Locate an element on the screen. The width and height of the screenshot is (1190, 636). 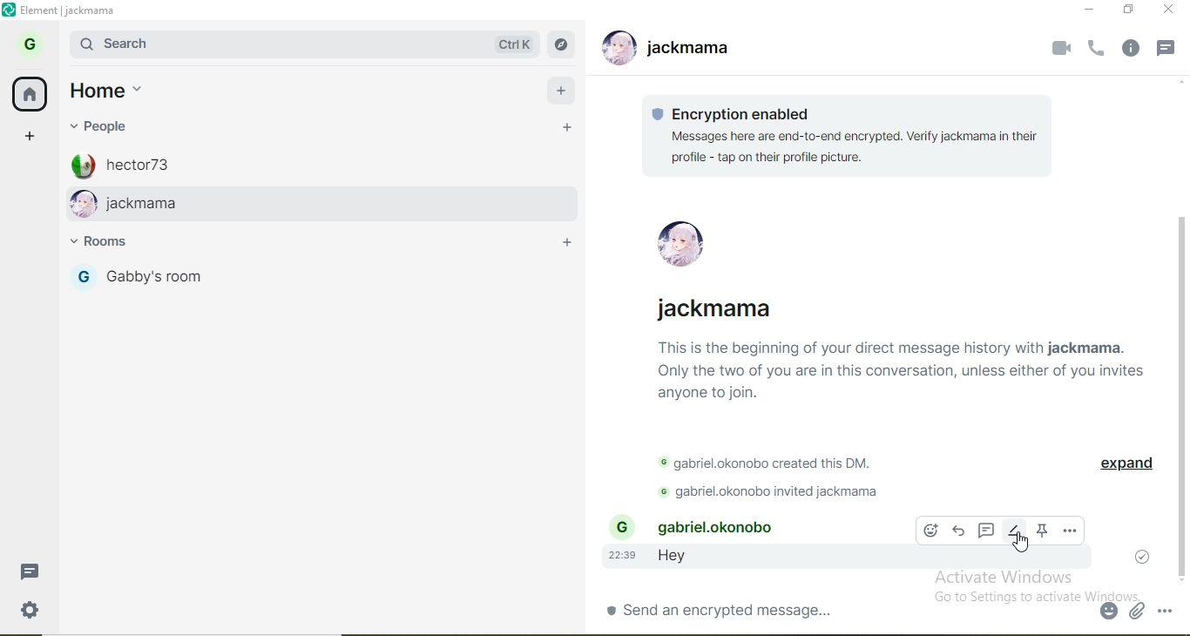
forward is located at coordinates (959, 531).